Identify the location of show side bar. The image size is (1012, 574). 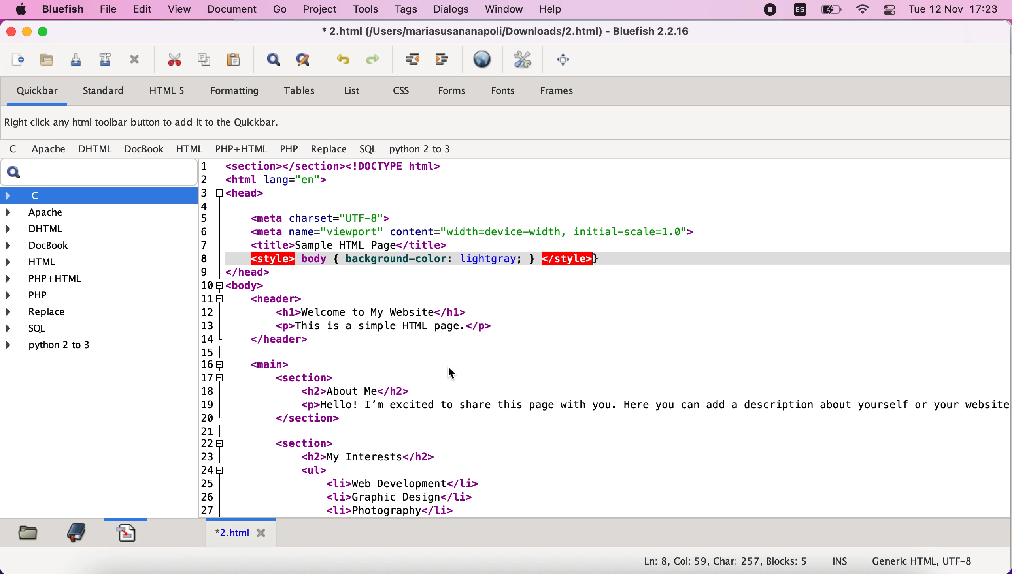
(273, 60).